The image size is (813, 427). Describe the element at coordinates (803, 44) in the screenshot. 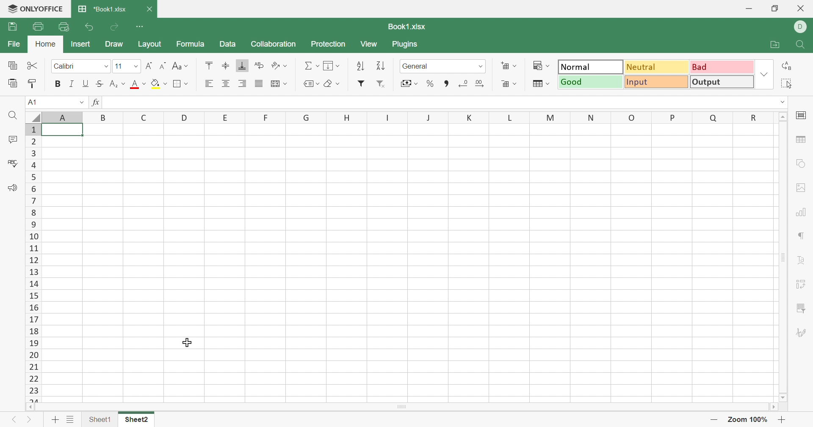

I see `Find` at that location.